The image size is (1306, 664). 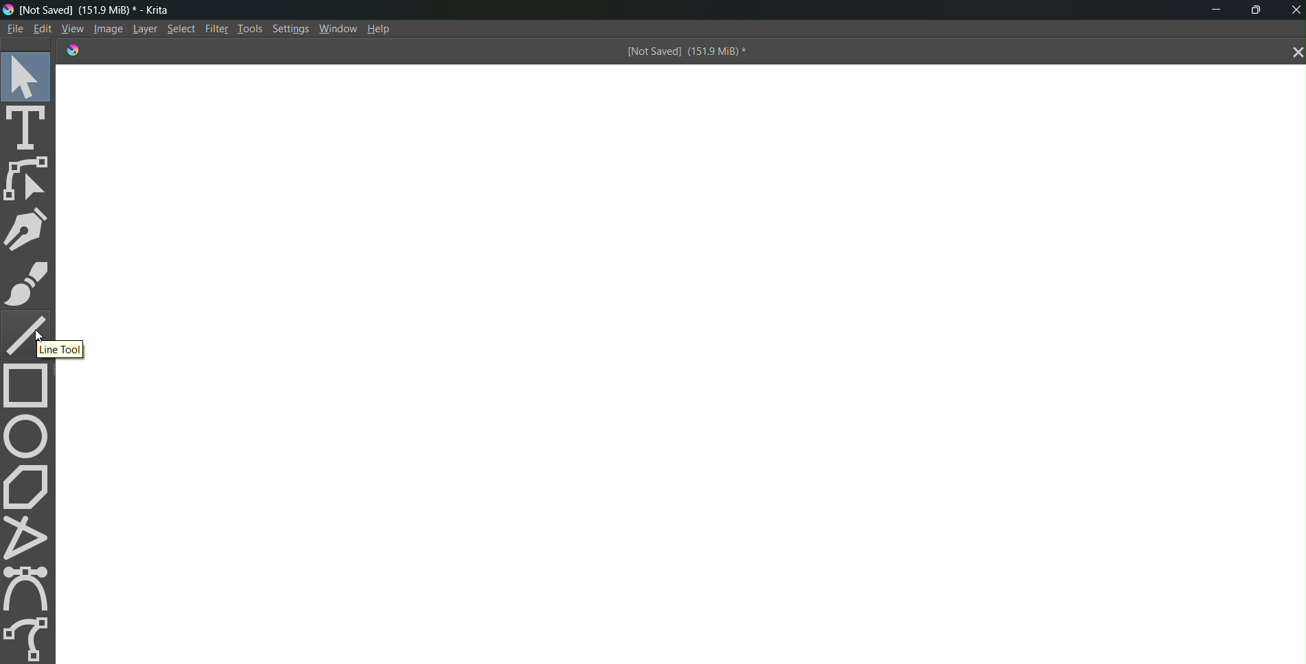 What do you see at coordinates (292, 30) in the screenshot?
I see `Settings` at bounding box center [292, 30].